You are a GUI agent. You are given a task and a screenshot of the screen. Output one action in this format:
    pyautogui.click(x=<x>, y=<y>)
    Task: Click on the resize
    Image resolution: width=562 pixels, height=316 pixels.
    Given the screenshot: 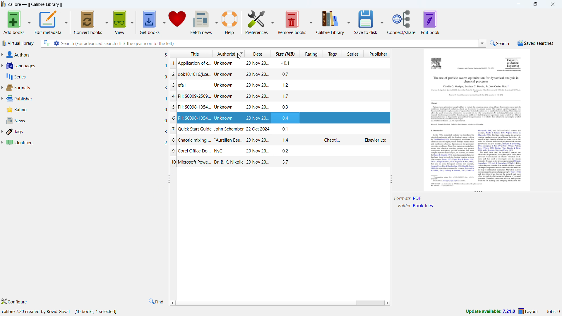 What is the action you would take?
    pyautogui.click(x=478, y=193)
    